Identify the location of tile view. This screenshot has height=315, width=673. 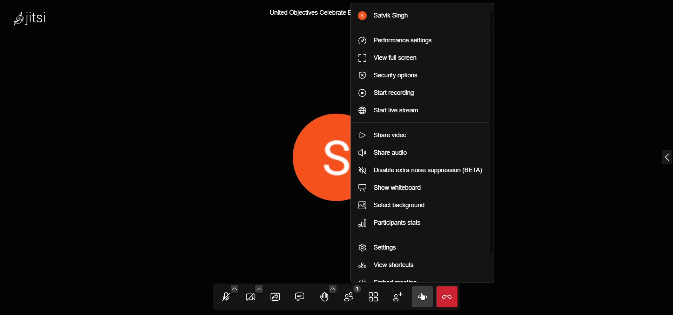
(374, 297).